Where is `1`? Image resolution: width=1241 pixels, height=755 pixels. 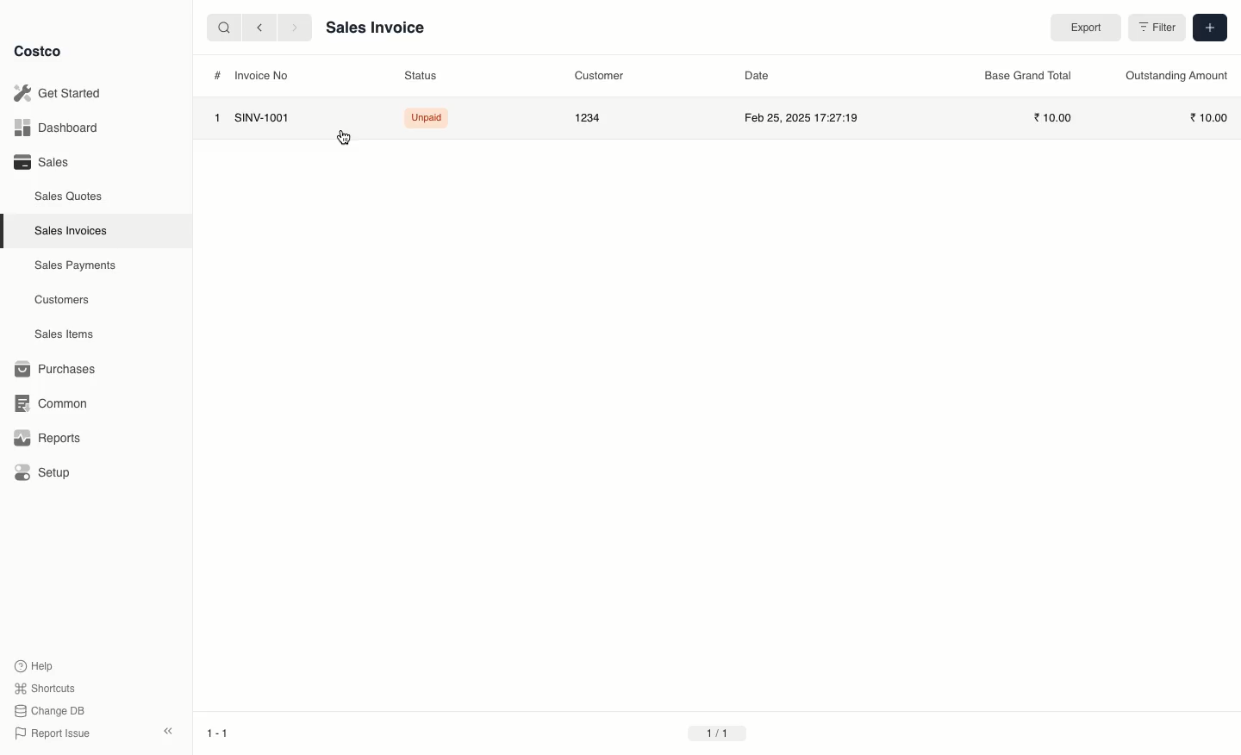 1 is located at coordinates (216, 118).